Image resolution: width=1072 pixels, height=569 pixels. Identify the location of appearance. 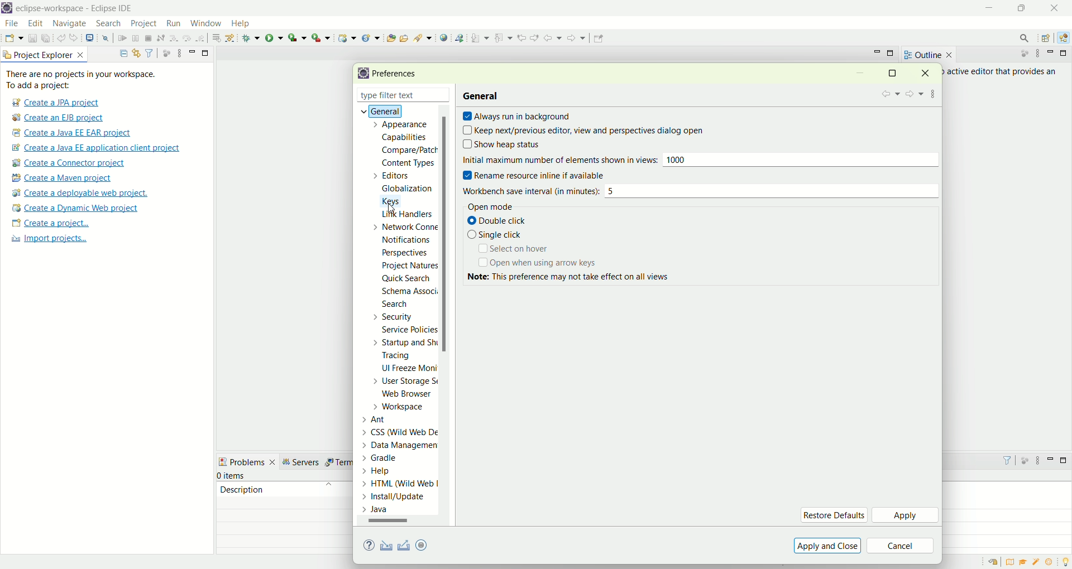
(403, 126).